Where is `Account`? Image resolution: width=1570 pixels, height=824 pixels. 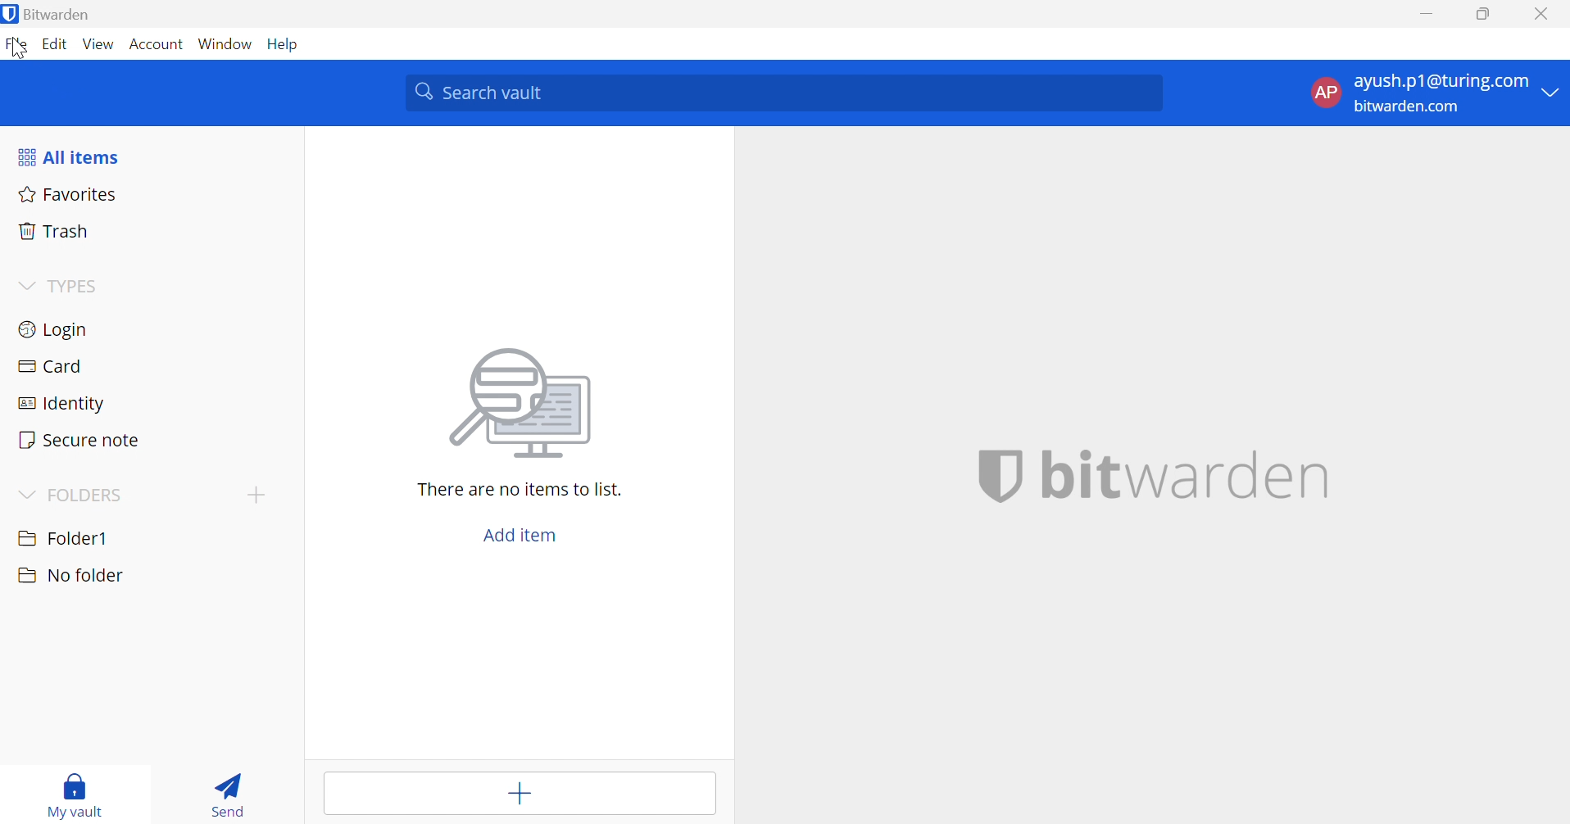
Account is located at coordinates (157, 44).